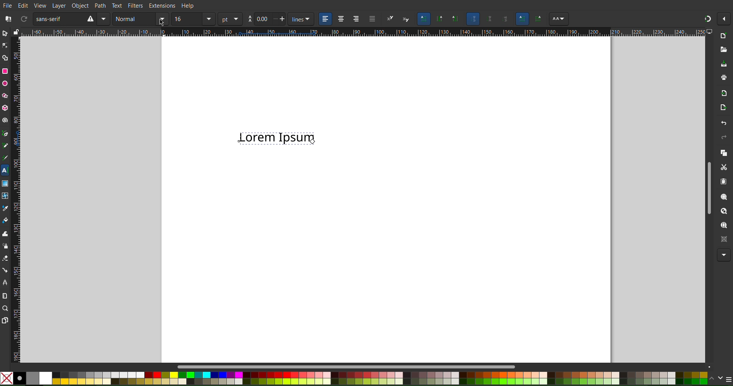 This screenshot has width=733, height=386. I want to click on Undo, so click(722, 123).